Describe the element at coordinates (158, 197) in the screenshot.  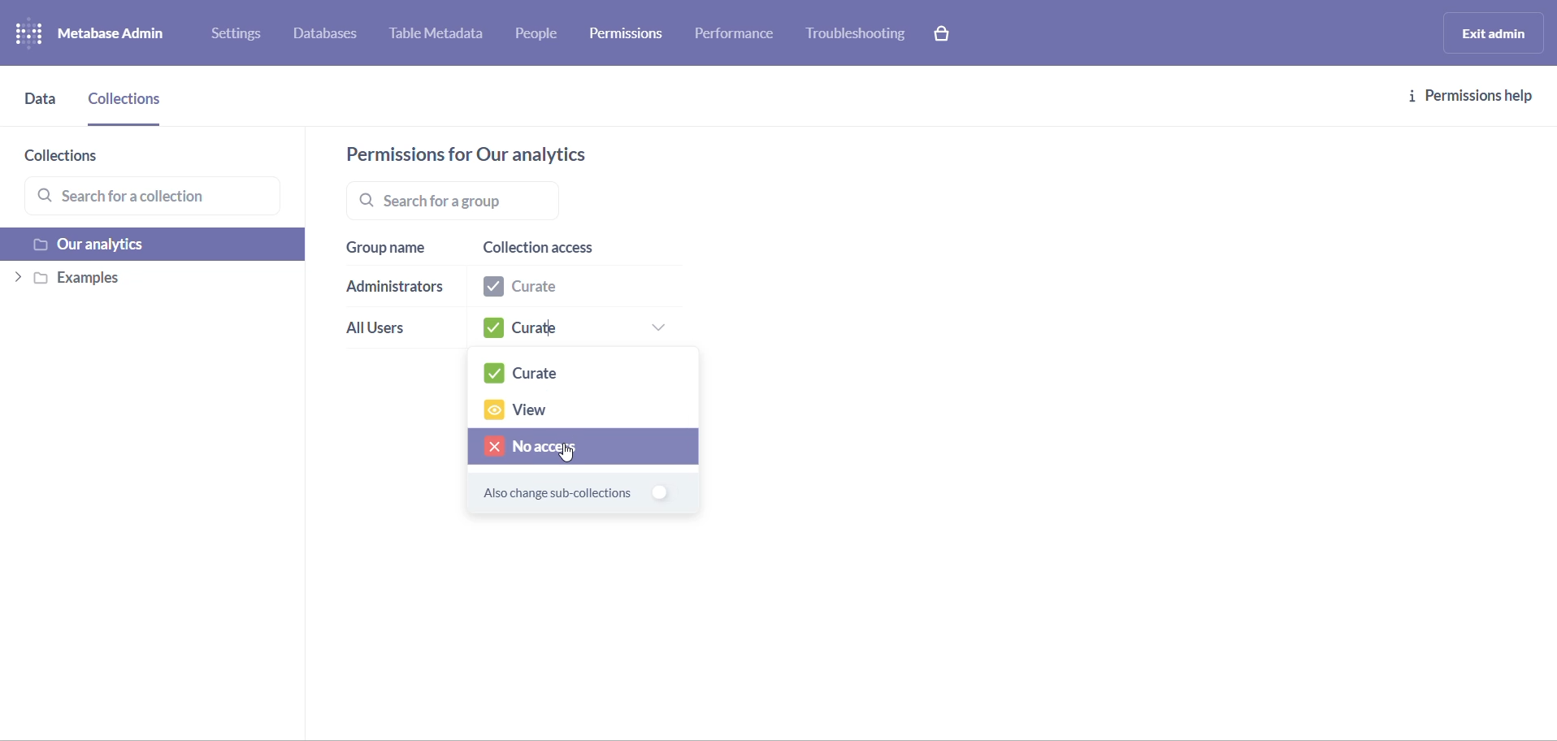
I see `search bar` at that location.